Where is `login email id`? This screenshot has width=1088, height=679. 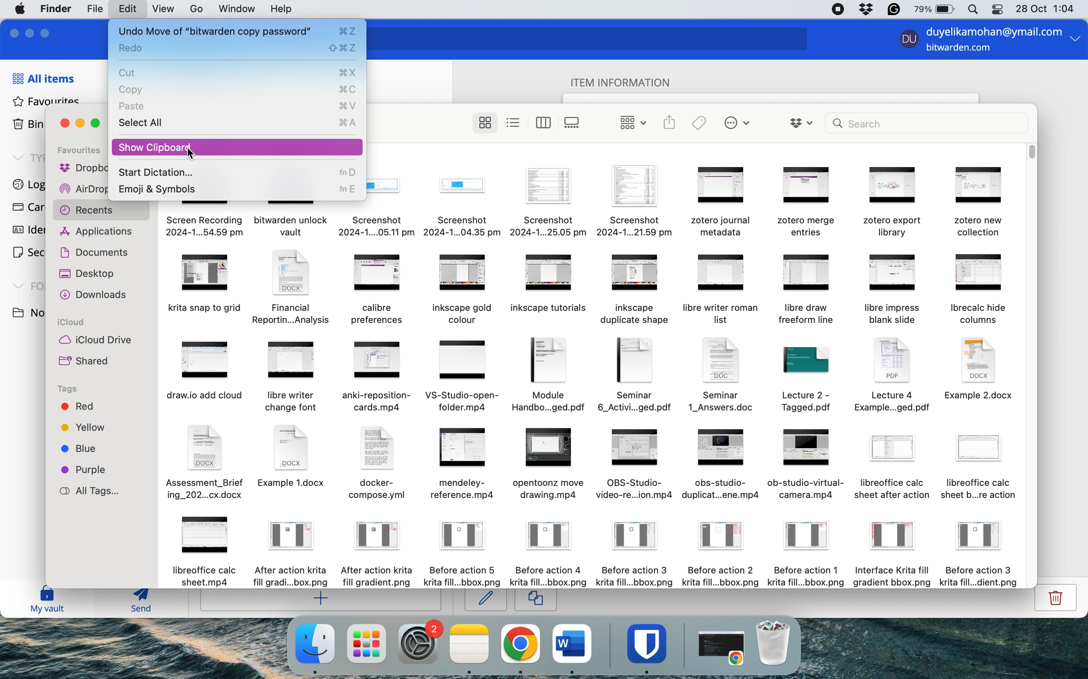
login email id is located at coordinates (990, 30).